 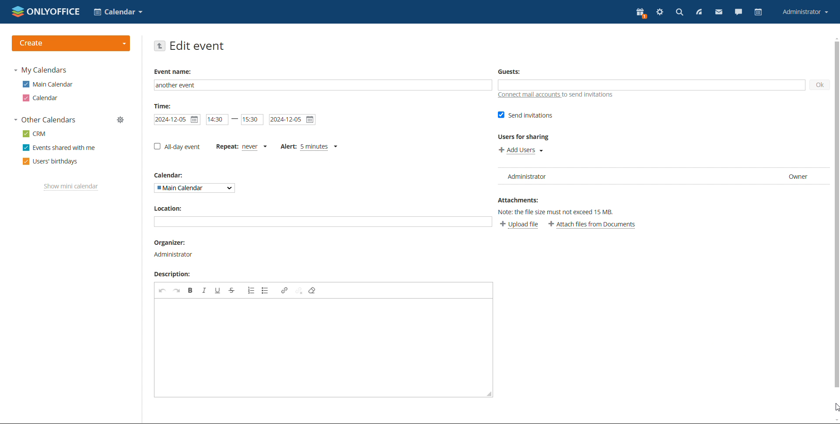 What do you see at coordinates (719, 13) in the screenshot?
I see `mail` at bounding box center [719, 13].